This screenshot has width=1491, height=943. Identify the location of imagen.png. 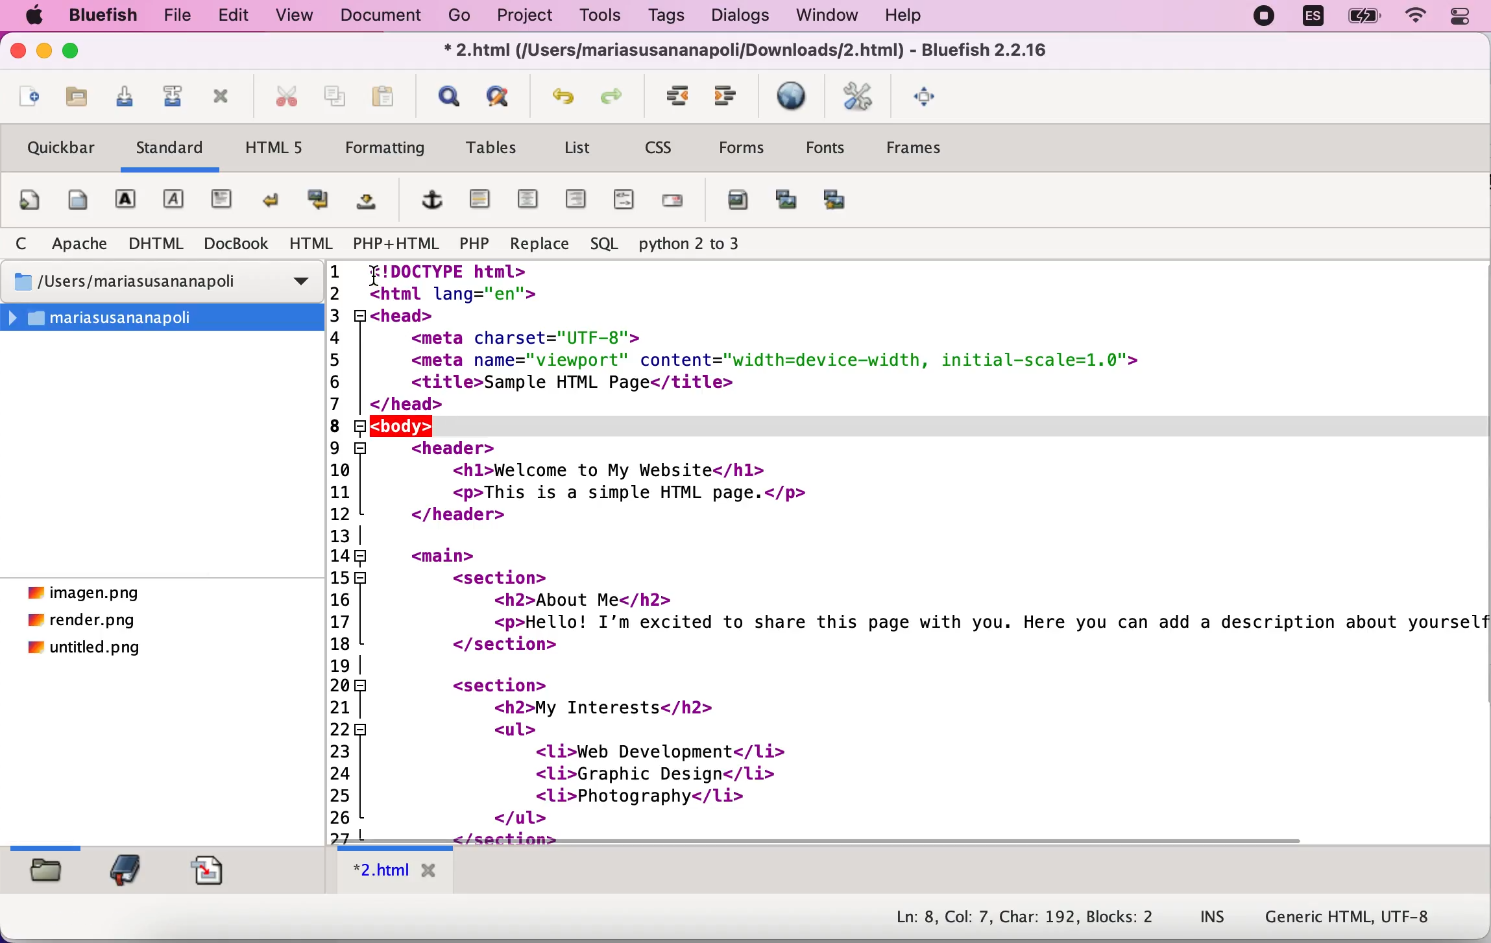
(84, 593).